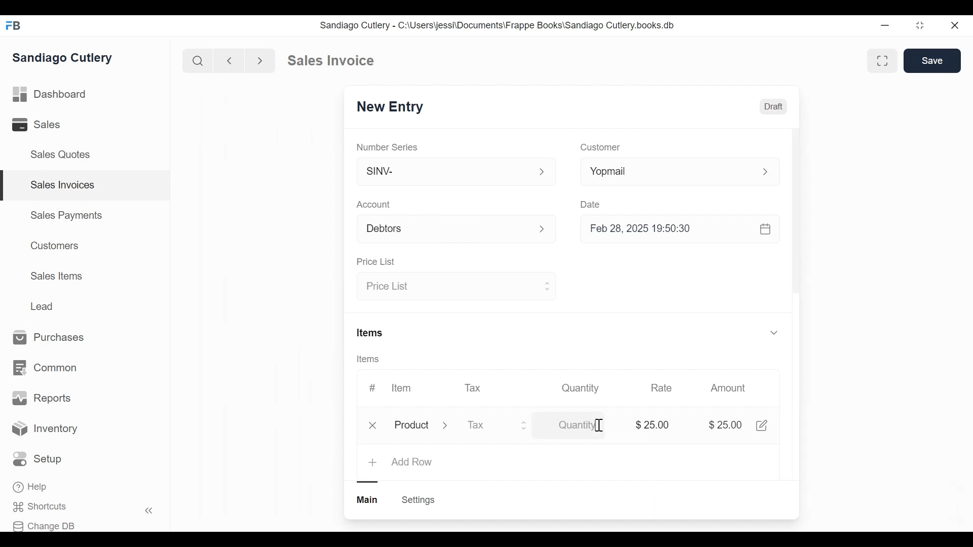 Image resolution: width=973 pixels, height=547 pixels. I want to click on Lead, so click(43, 305).